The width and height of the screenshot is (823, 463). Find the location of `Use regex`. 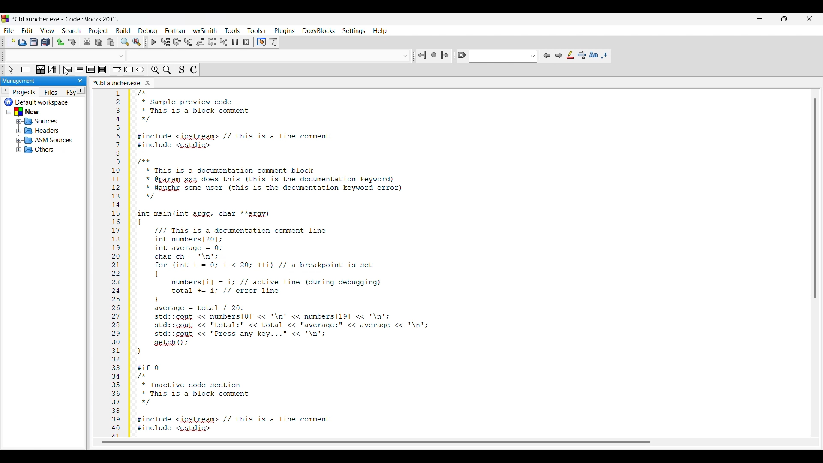

Use regex is located at coordinates (604, 56).